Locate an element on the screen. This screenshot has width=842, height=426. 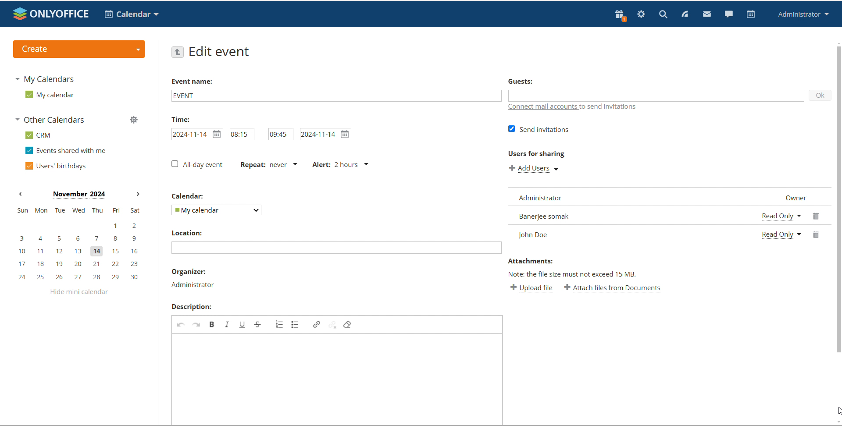
chat is located at coordinates (728, 14).